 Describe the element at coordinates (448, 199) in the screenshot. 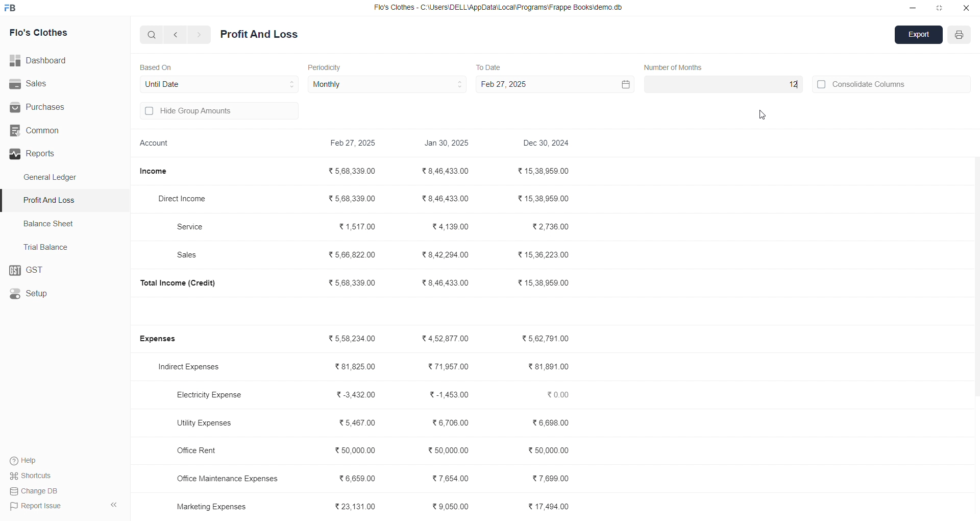

I see `₹8,46,433.00` at that location.